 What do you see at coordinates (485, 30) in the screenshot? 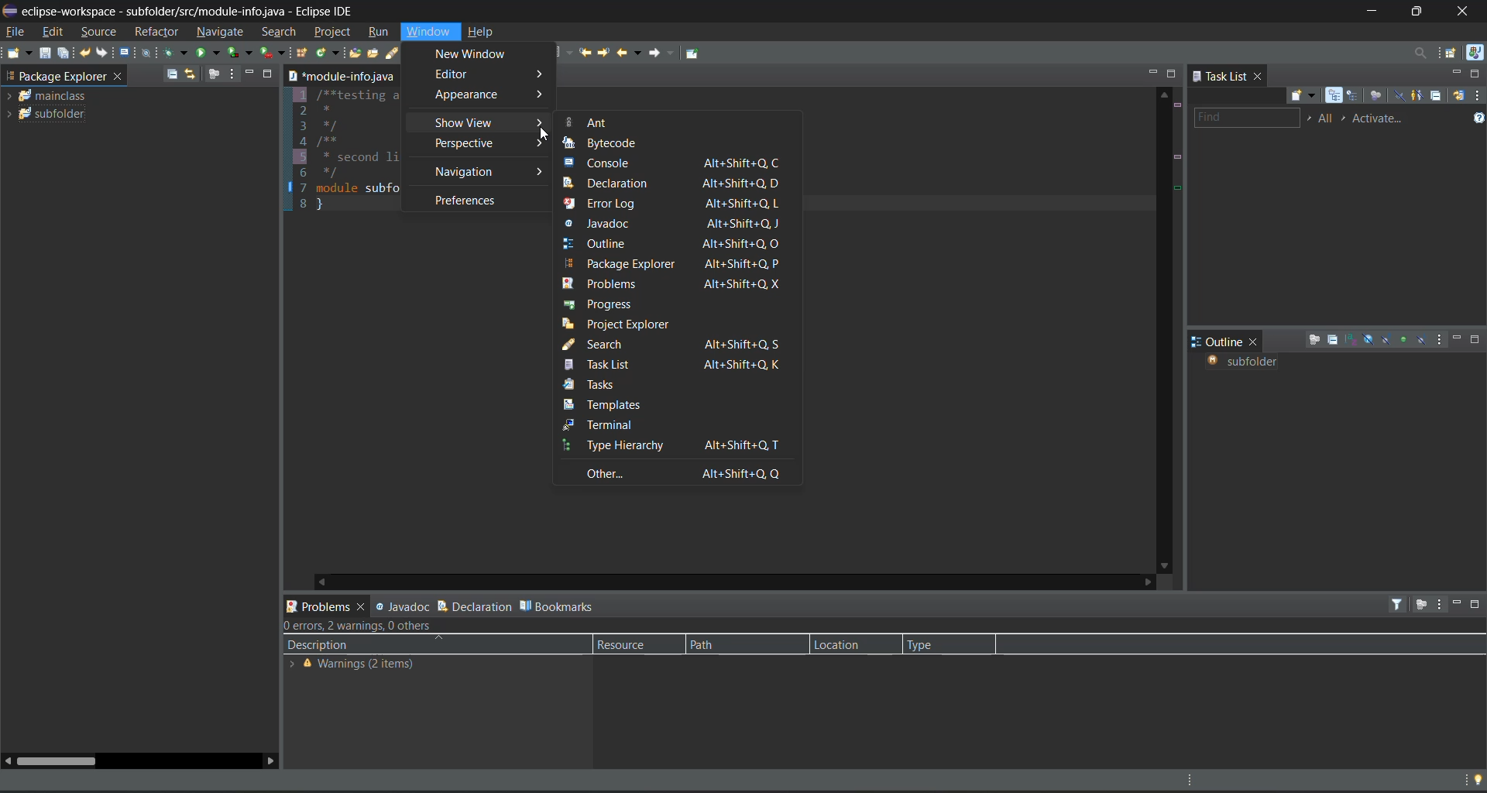
I see `help` at bounding box center [485, 30].